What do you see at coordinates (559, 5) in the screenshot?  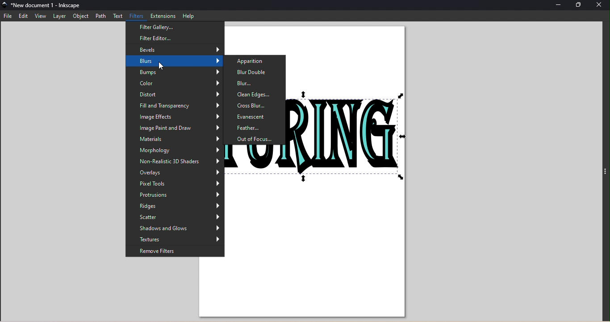 I see `Minimize` at bounding box center [559, 5].